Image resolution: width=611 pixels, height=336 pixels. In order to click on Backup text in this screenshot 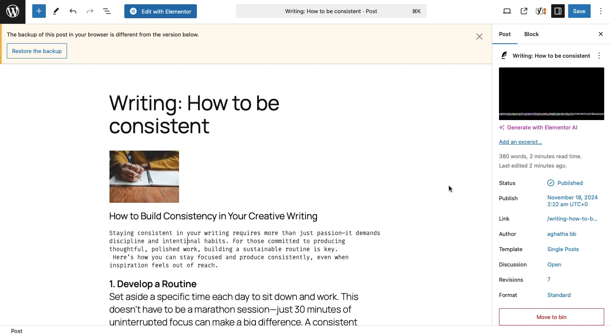, I will do `click(105, 34)`.